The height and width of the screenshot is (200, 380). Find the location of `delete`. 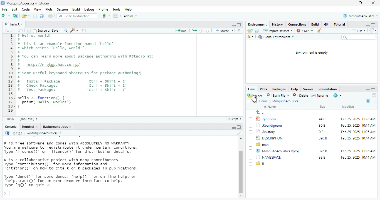

delete is located at coordinates (301, 96).